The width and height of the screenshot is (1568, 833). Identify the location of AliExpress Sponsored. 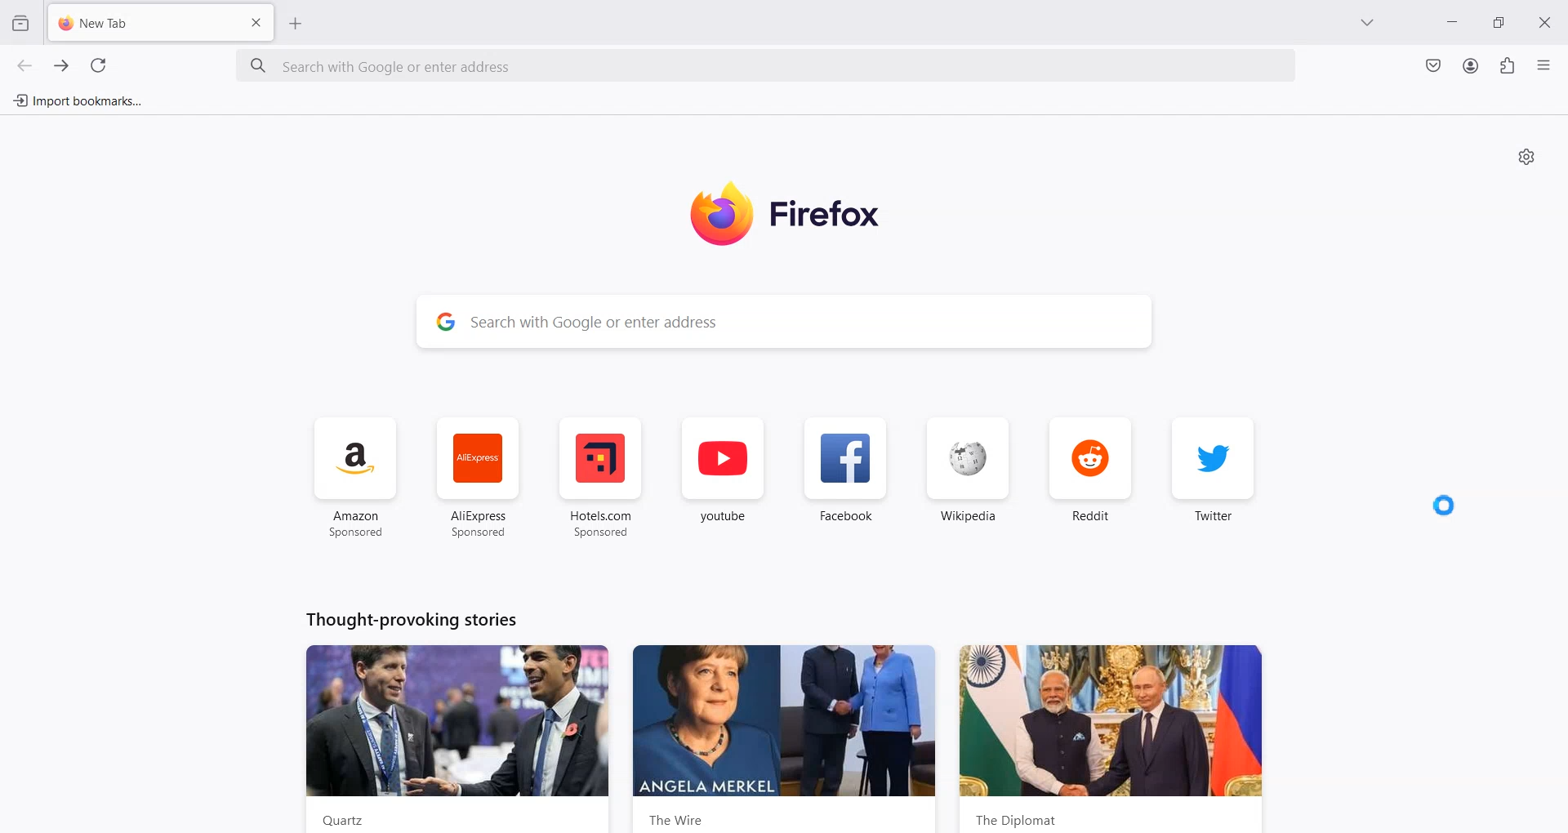
(478, 478).